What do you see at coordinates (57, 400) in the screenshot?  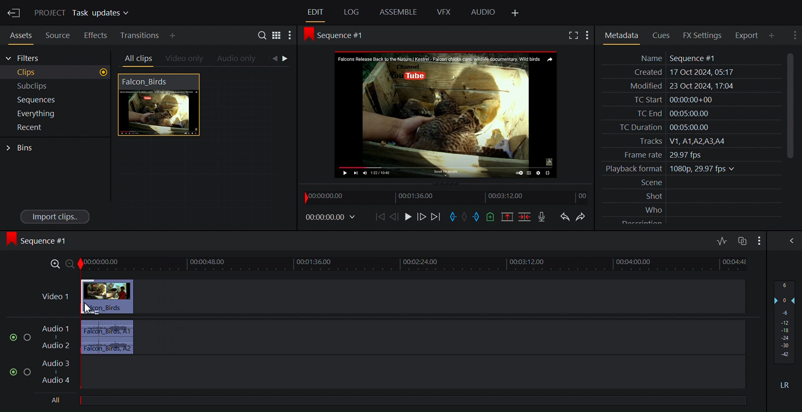 I see `All` at bounding box center [57, 400].